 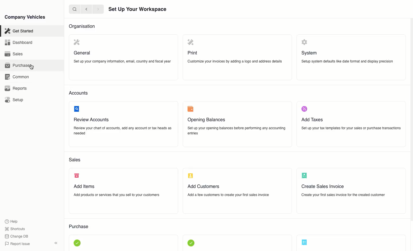 What do you see at coordinates (348, 62) in the screenshot?
I see `Setup system defaults like date format and display precision` at bounding box center [348, 62].